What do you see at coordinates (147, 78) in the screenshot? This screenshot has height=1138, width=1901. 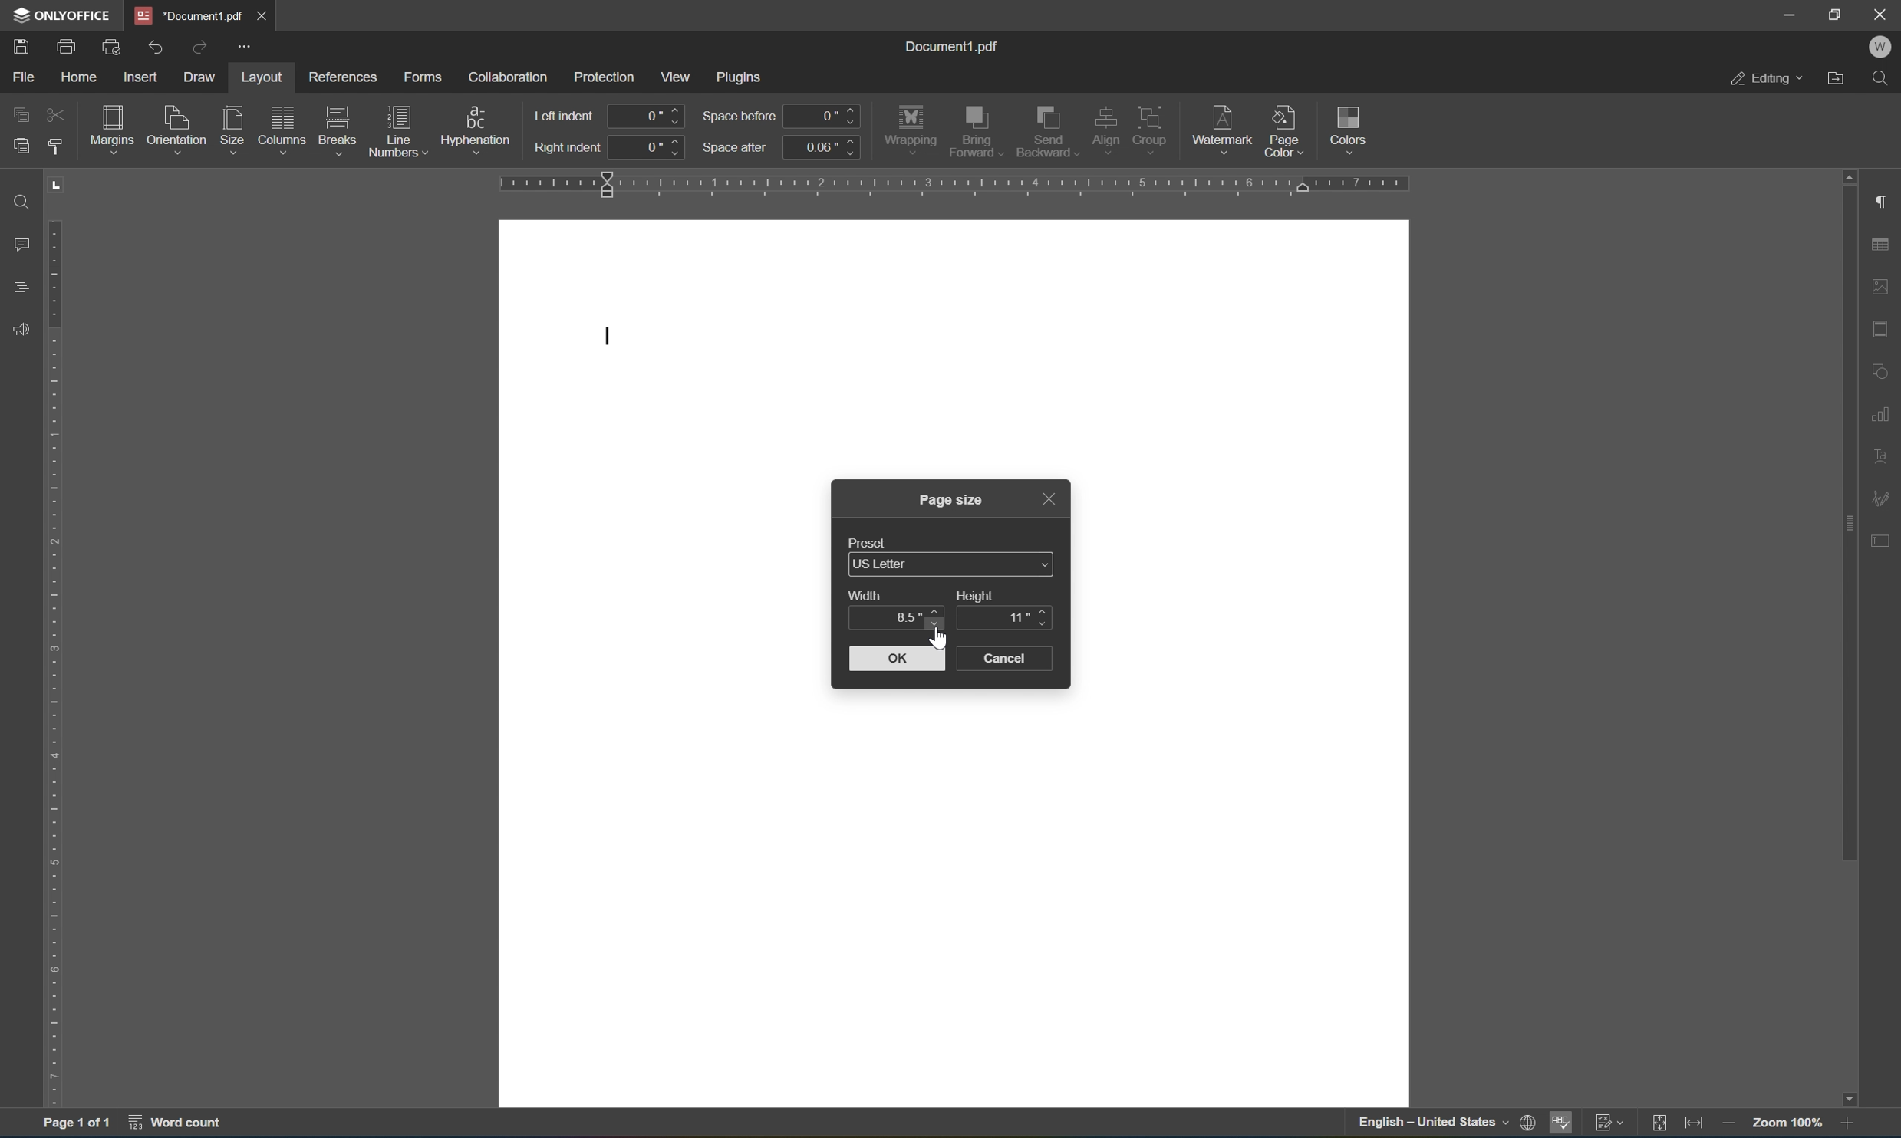 I see `insert` at bounding box center [147, 78].